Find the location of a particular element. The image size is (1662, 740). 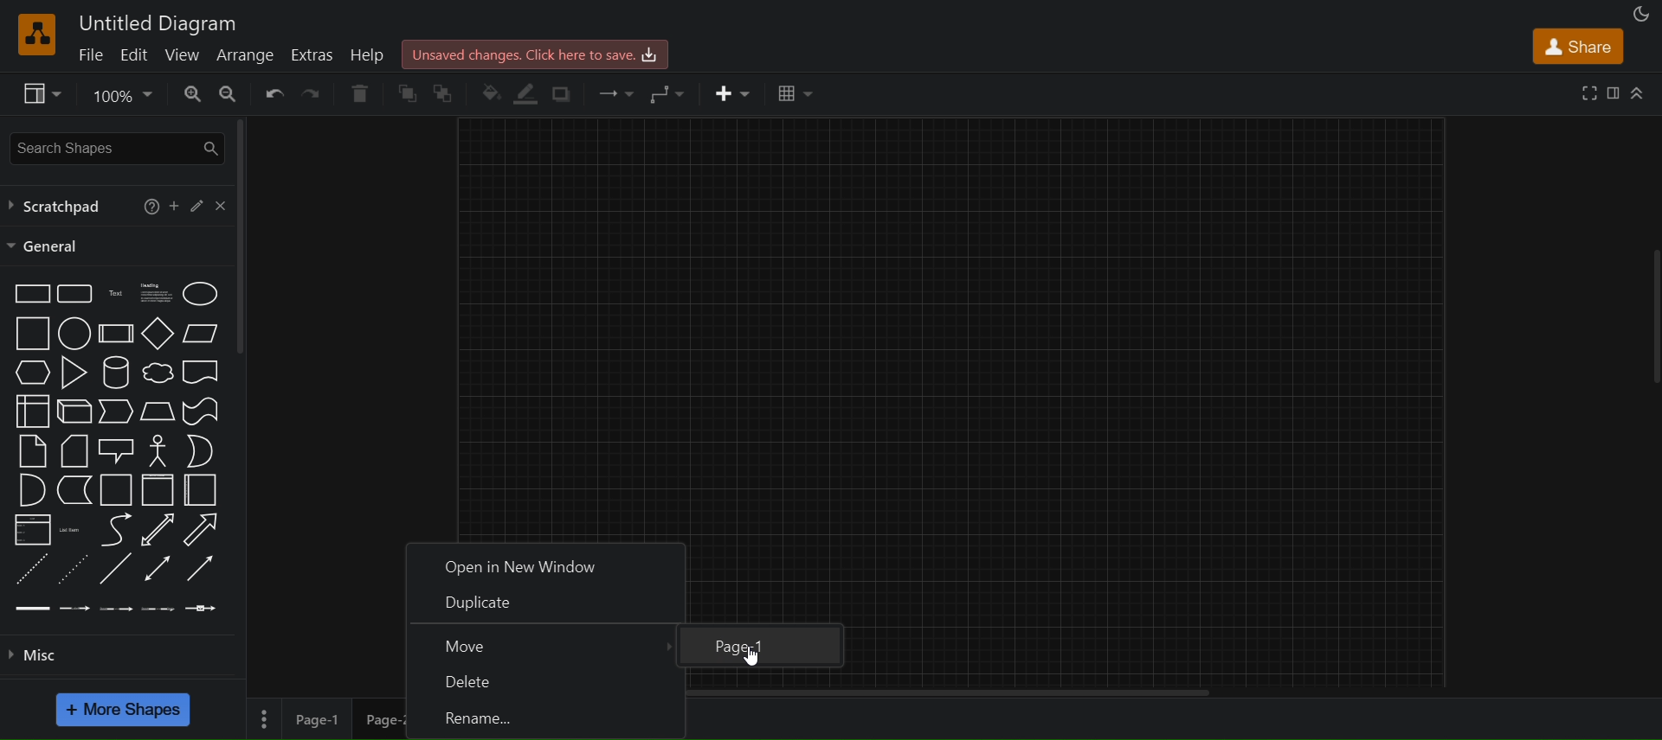

rectsngle is located at coordinates (30, 294).